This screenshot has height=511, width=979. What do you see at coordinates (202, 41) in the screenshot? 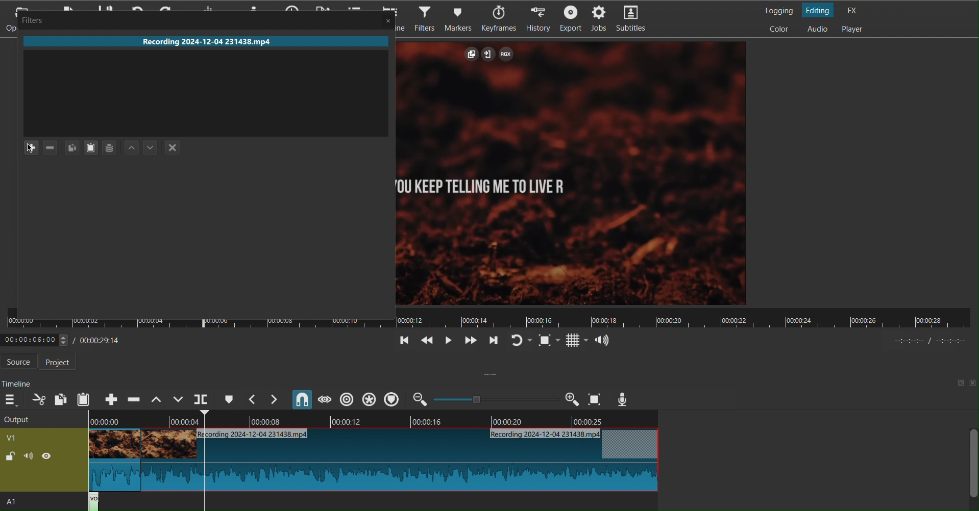
I see `Recording 2024-12-04 231438.mp4` at bounding box center [202, 41].